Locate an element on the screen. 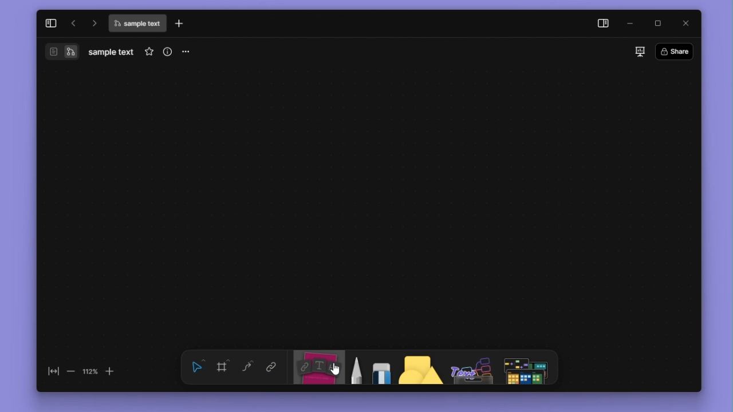 The image size is (733, 412). switch is located at coordinates (70, 51).